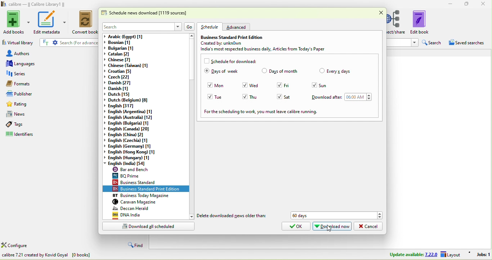 The height and width of the screenshot is (260, 492). I want to click on calibre- calibre library 1, so click(37, 5).